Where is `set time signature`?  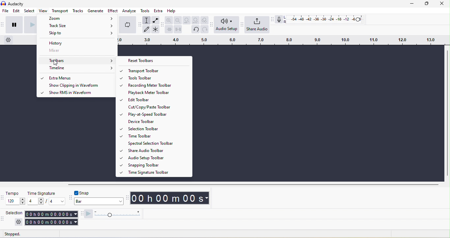
set time signature is located at coordinates (57, 201).